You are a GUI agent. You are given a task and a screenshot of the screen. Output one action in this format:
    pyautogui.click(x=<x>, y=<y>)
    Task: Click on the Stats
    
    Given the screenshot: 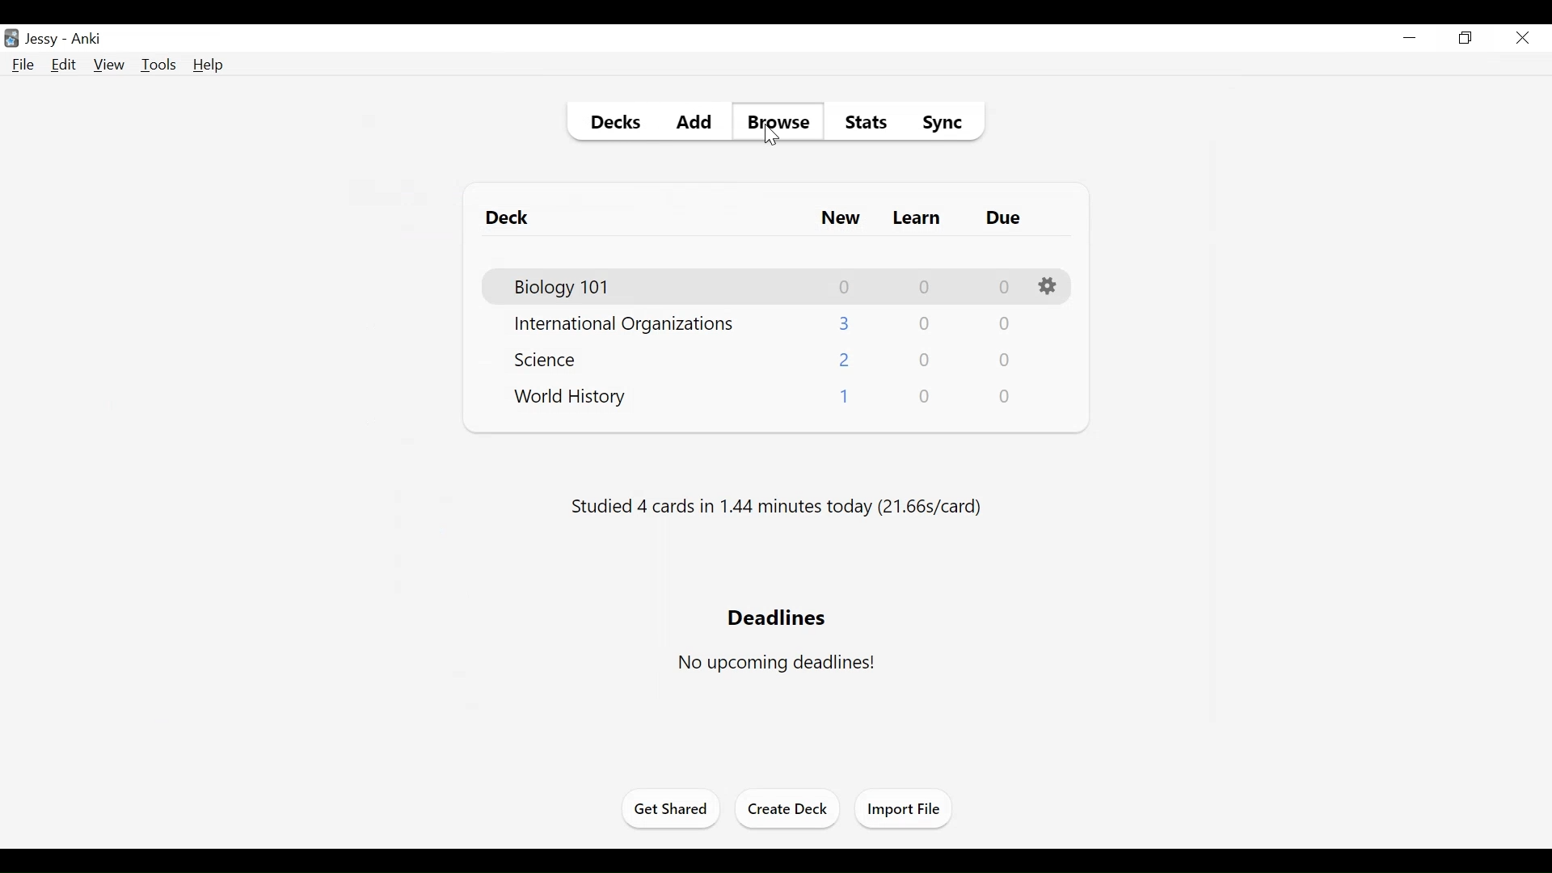 What is the action you would take?
    pyautogui.click(x=867, y=124)
    